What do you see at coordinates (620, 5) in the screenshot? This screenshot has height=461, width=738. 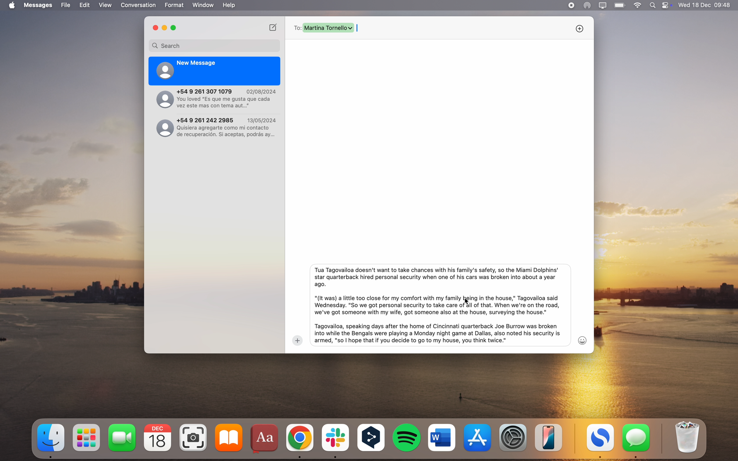 I see `battery` at bounding box center [620, 5].